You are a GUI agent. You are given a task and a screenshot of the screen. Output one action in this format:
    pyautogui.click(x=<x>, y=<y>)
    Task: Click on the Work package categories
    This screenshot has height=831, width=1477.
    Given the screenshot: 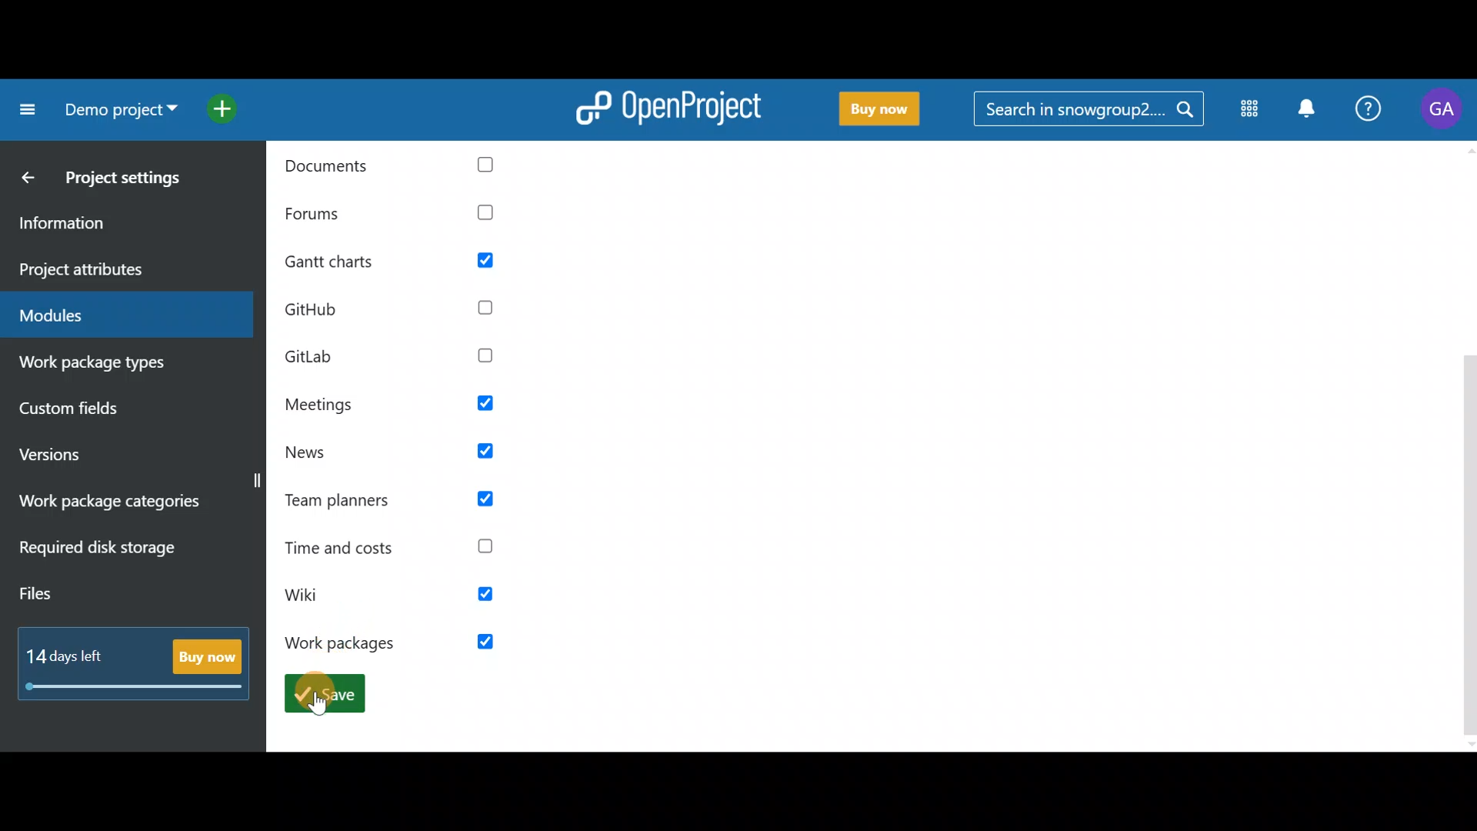 What is the action you would take?
    pyautogui.click(x=123, y=505)
    